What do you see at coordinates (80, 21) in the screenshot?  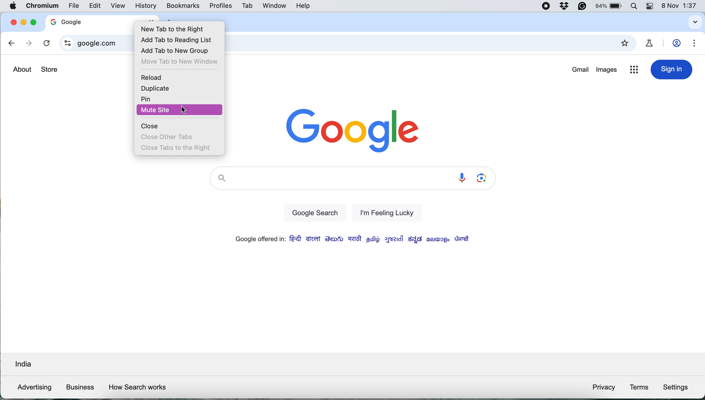 I see `google` at bounding box center [80, 21].